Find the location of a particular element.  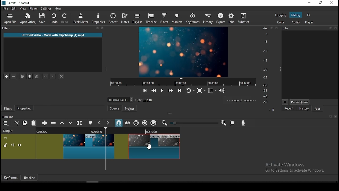

open file is located at coordinates (11, 19).